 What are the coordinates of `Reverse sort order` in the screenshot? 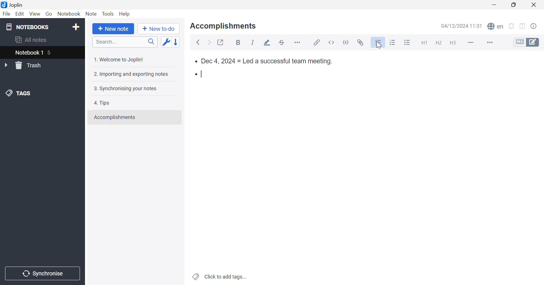 It's located at (176, 42).